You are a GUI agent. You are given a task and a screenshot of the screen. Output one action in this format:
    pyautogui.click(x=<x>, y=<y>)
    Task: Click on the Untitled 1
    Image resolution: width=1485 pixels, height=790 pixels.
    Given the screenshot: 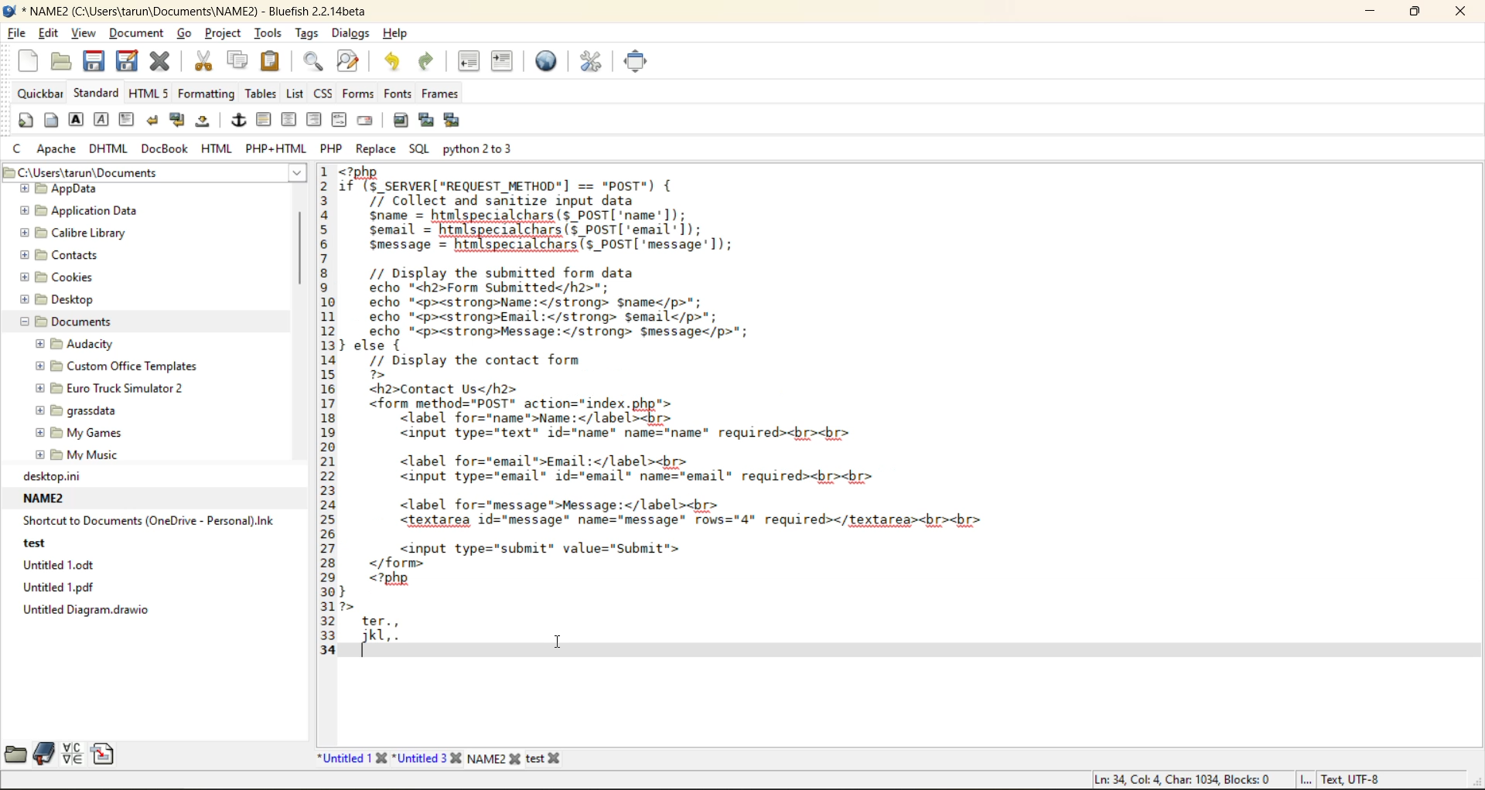 What is the action you would take?
    pyautogui.click(x=350, y=755)
    